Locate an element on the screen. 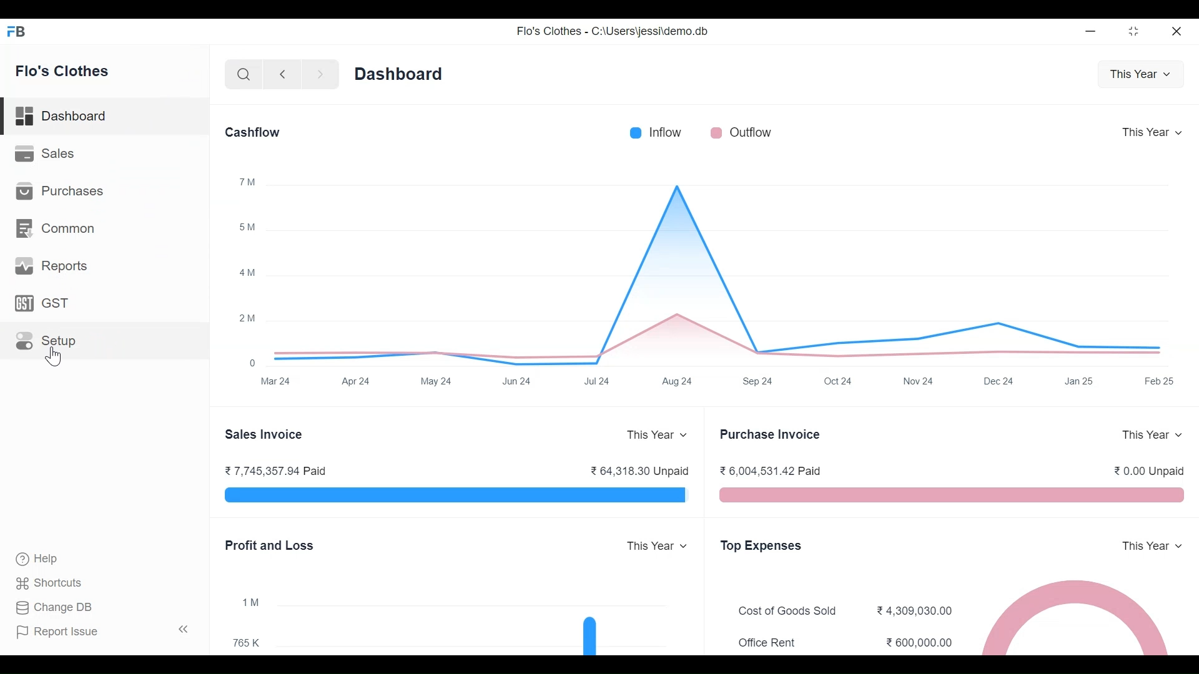  Nov 24 is located at coordinates (918, 381).